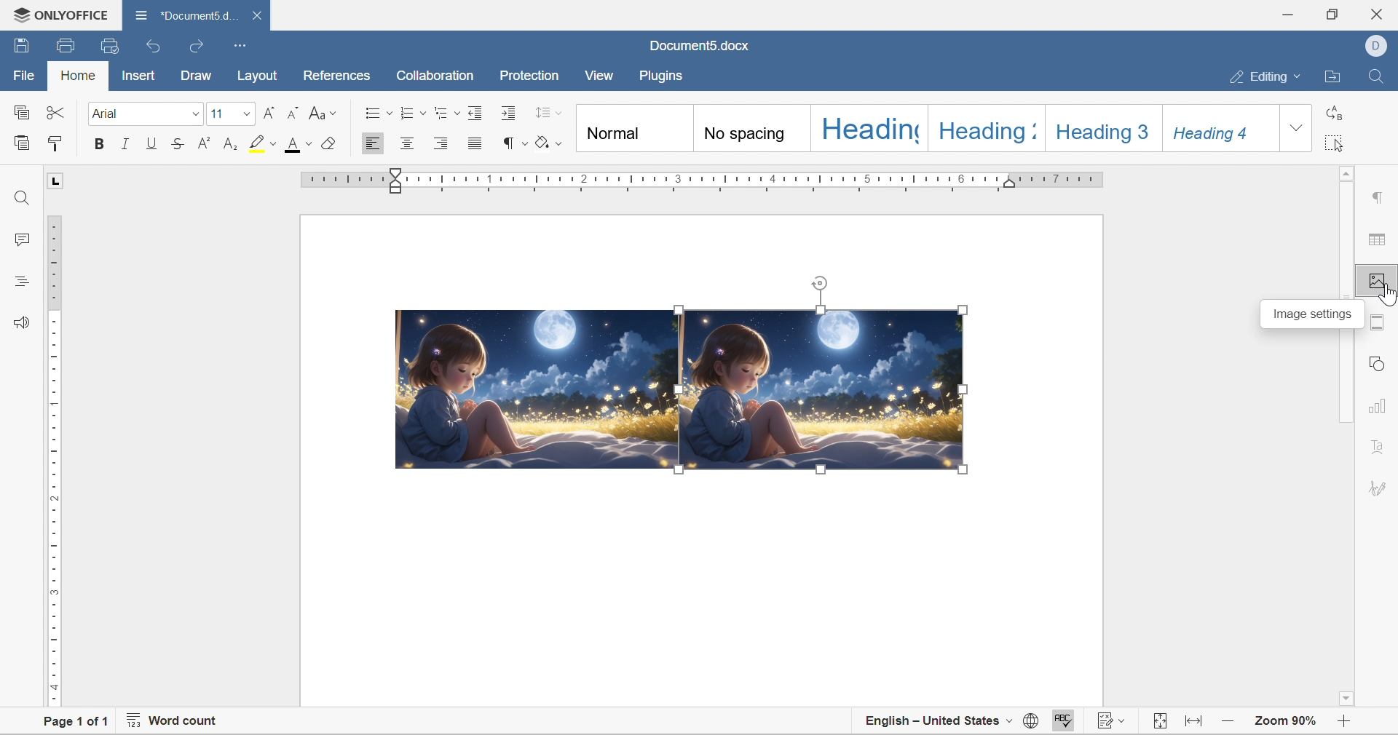 The width and height of the screenshot is (1398, 735). I want to click on word count, so click(174, 718).